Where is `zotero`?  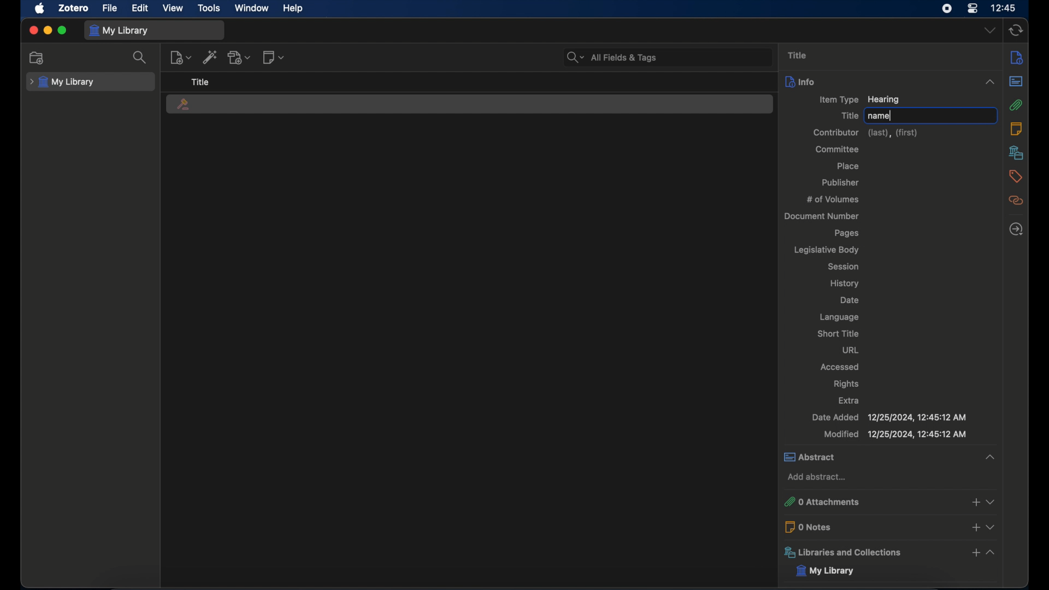 zotero is located at coordinates (73, 8).